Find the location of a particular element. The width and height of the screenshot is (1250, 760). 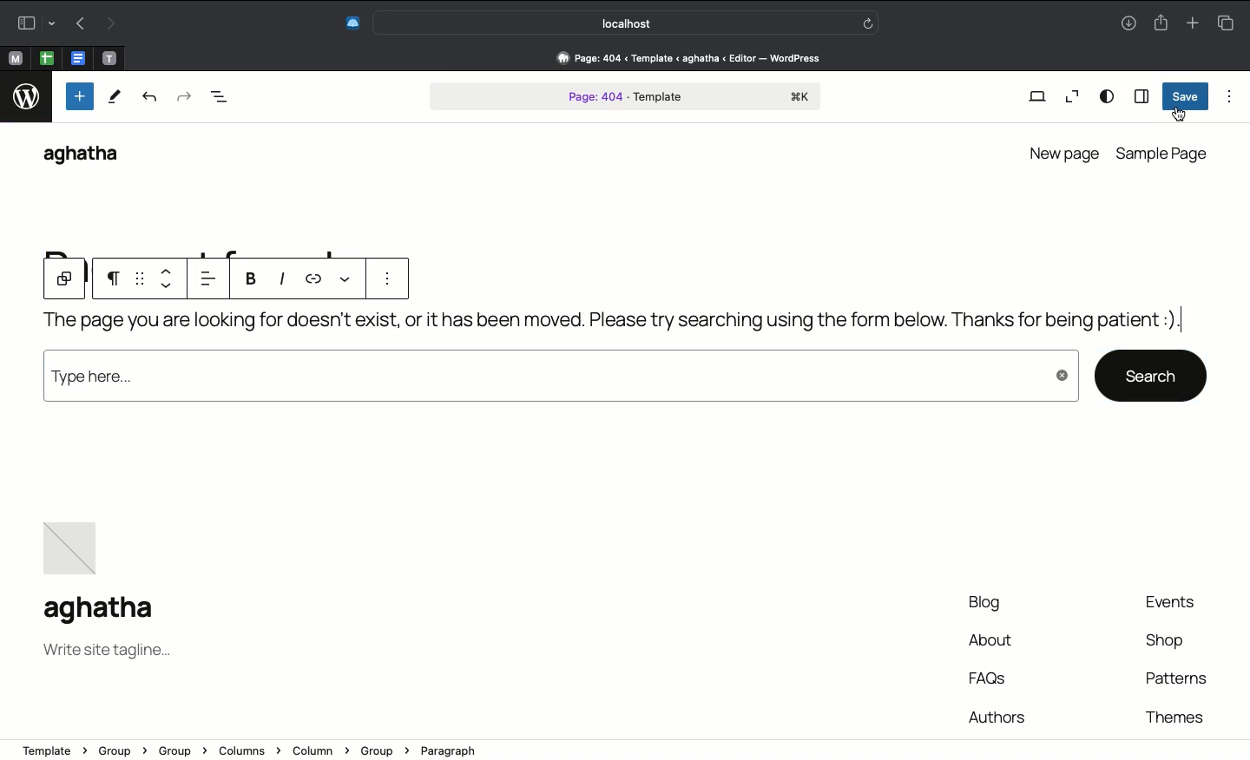

WordPress name is located at coordinates (89, 156).